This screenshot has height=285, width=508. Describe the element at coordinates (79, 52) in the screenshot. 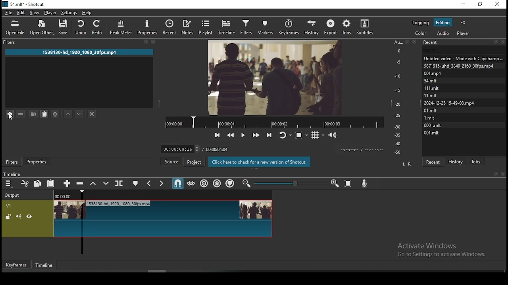

I see `1538130-hd 1920 1080 30fps.mpd` at that location.